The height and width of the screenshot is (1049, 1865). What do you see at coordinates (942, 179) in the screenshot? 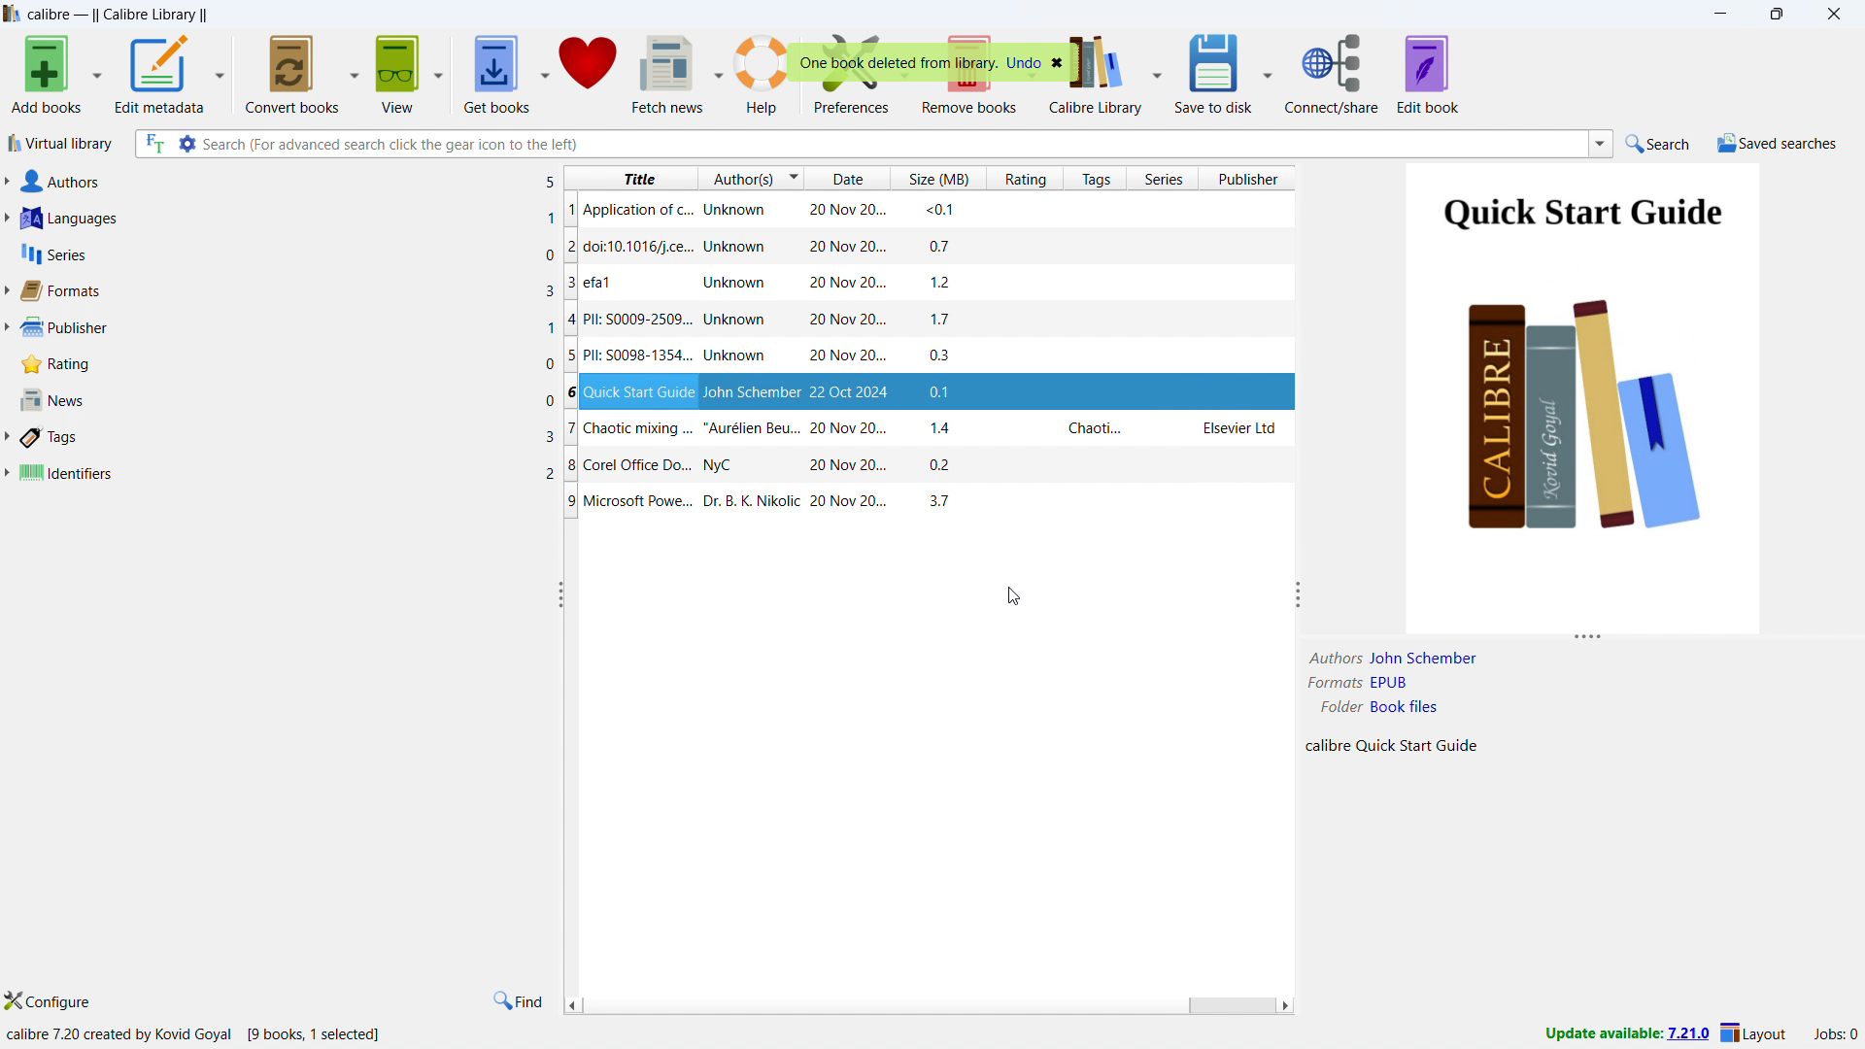
I see `sort by size` at bounding box center [942, 179].